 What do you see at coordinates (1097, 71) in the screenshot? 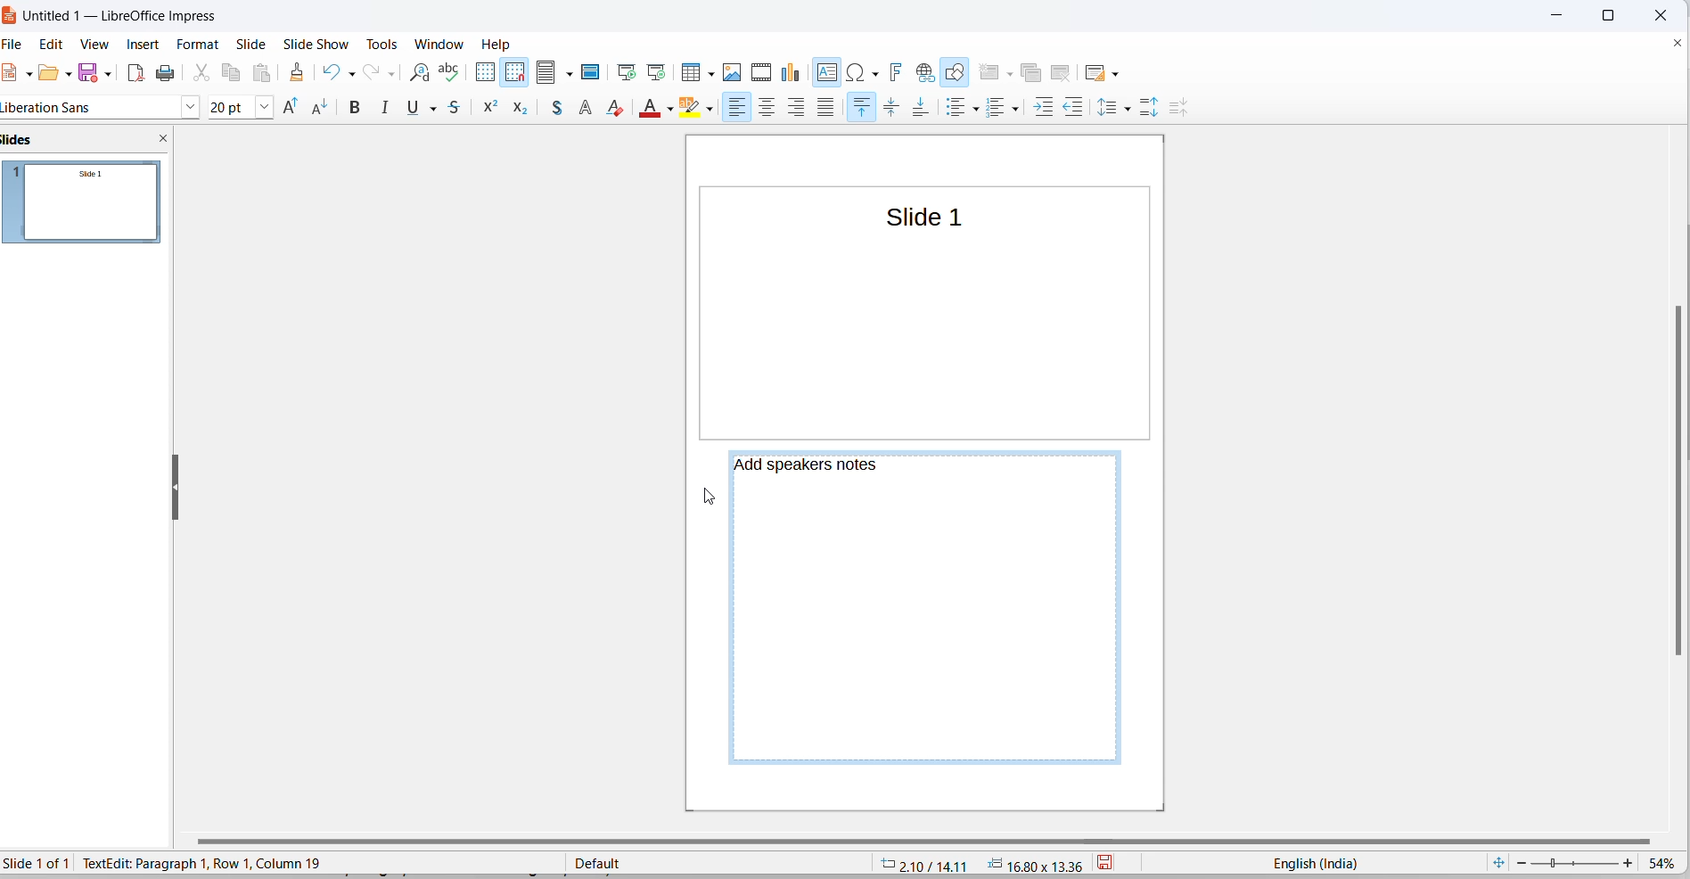
I see `slide layout` at bounding box center [1097, 71].